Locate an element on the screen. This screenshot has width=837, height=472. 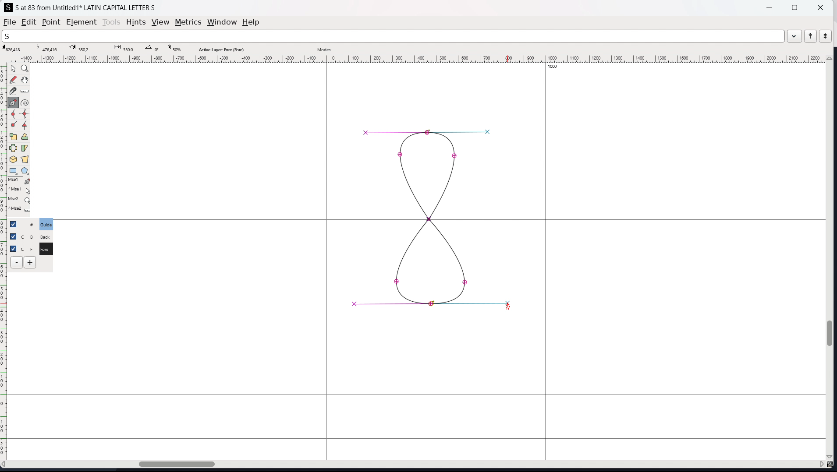
hints is located at coordinates (136, 22).